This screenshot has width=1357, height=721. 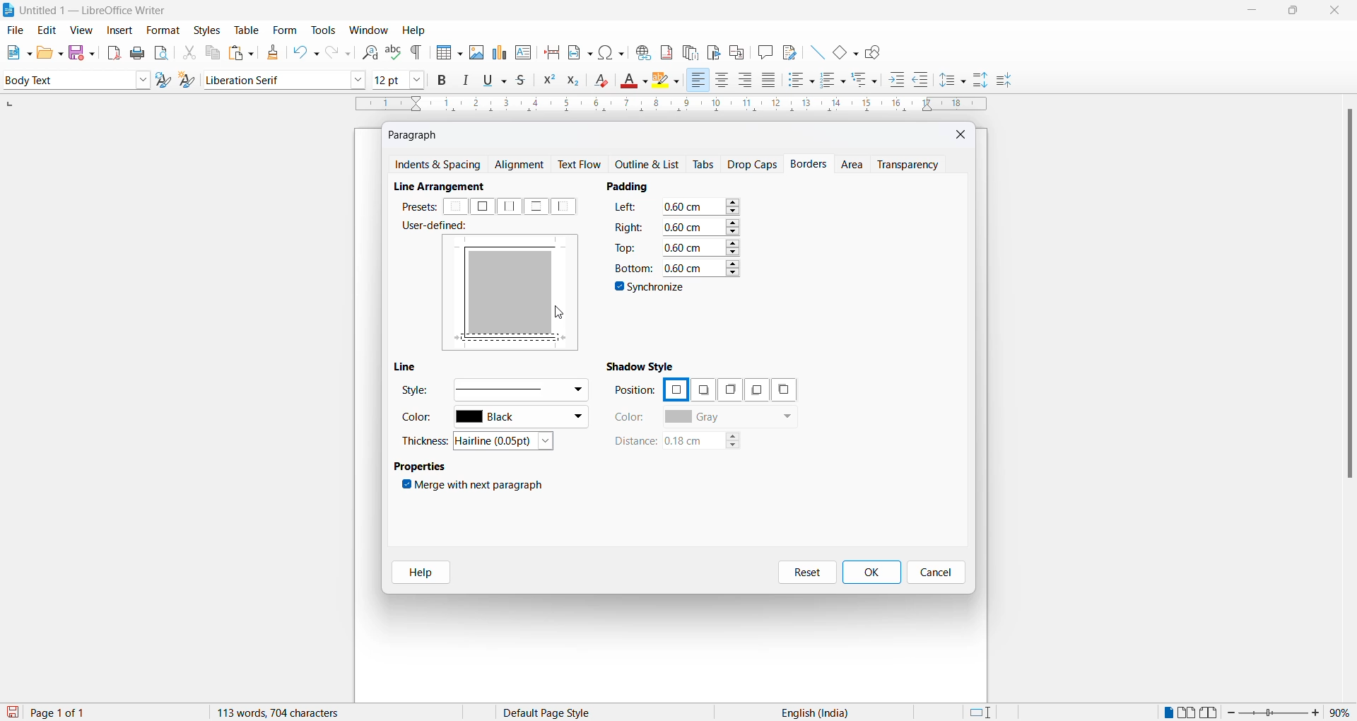 What do you see at coordinates (981, 81) in the screenshot?
I see `increase paragraph` at bounding box center [981, 81].